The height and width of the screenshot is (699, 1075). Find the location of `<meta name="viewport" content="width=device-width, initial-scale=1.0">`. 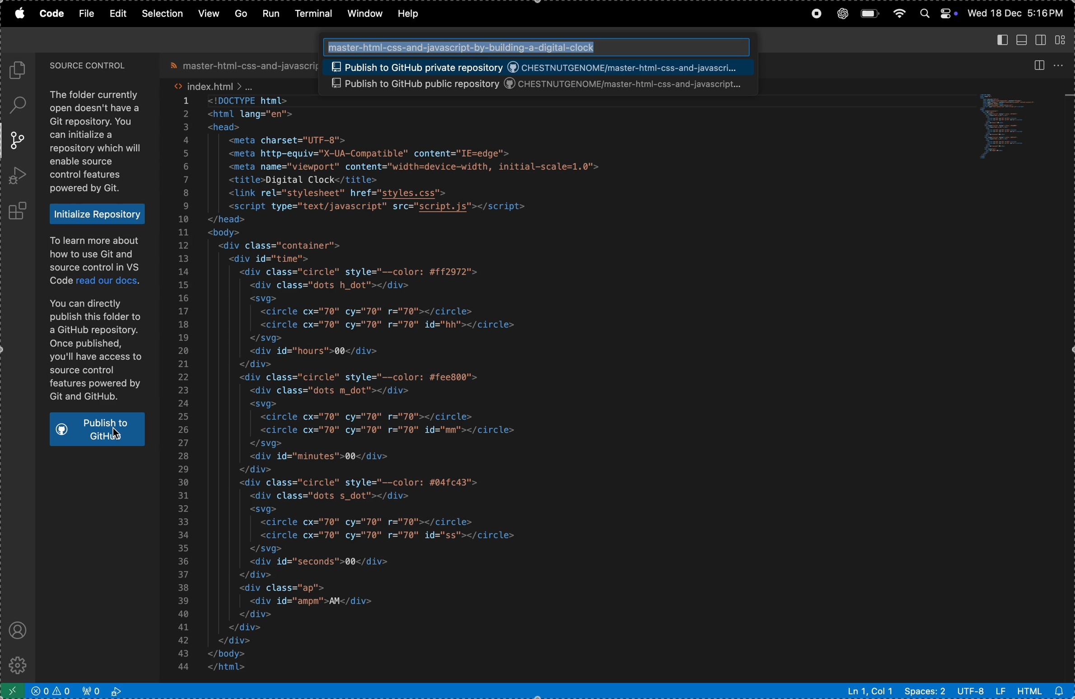

<meta name="viewport" content="width=device-width, initial-scale=1.0"> is located at coordinates (419, 167).